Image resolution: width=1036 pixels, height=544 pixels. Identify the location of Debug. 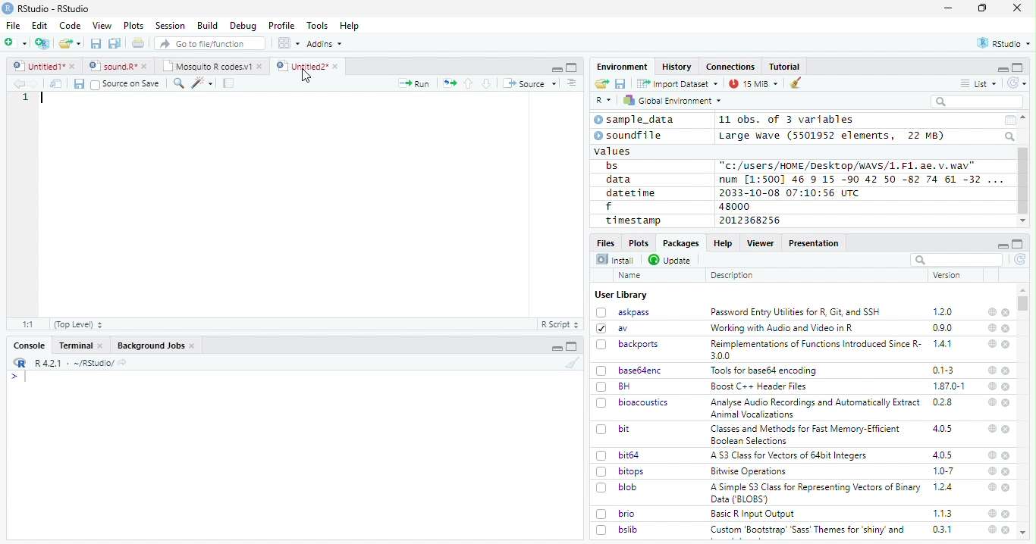
(243, 26).